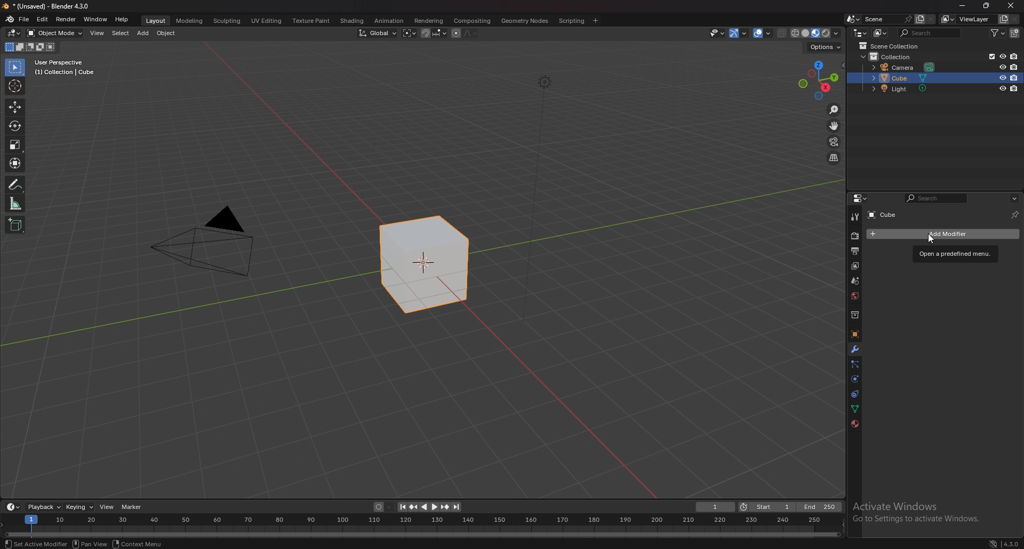  I want to click on minimize, so click(963, 6).